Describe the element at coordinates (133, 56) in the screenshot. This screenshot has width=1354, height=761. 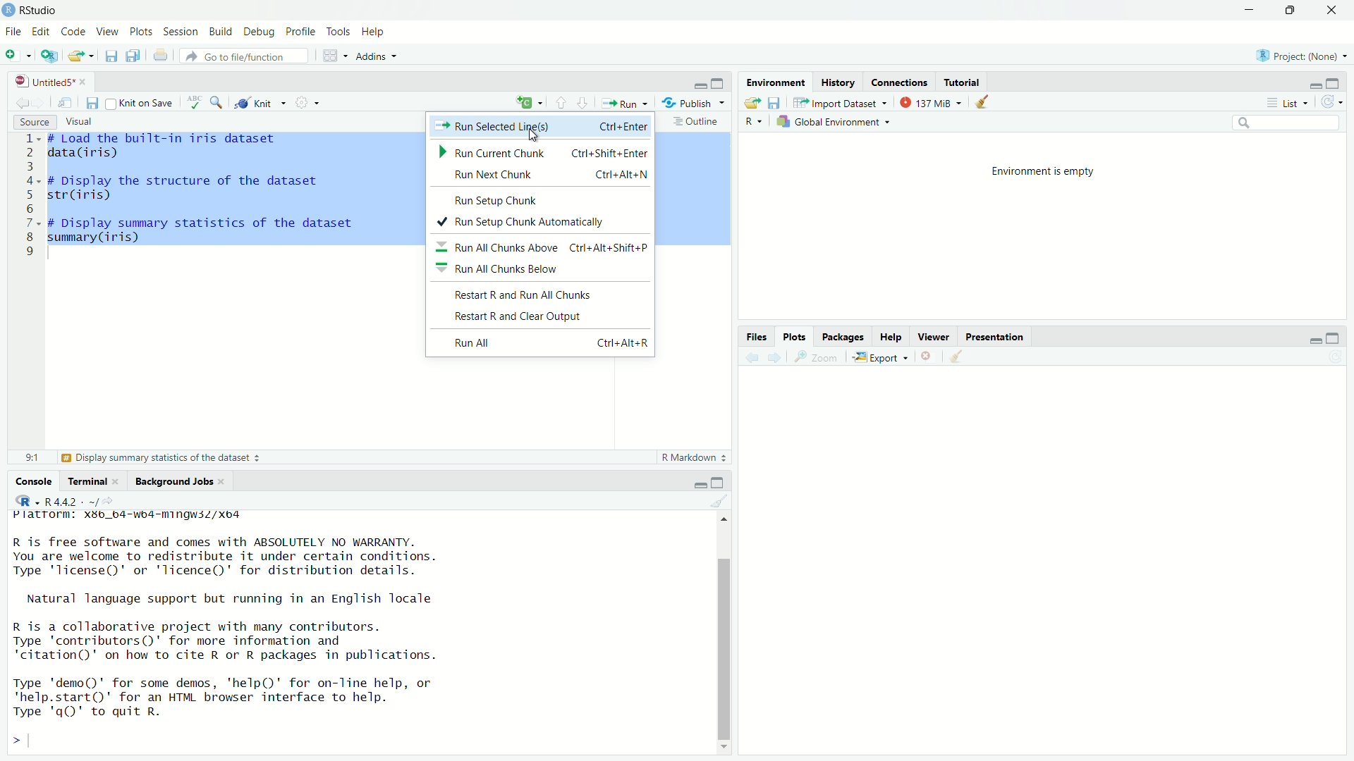
I see `Save all open files` at that location.